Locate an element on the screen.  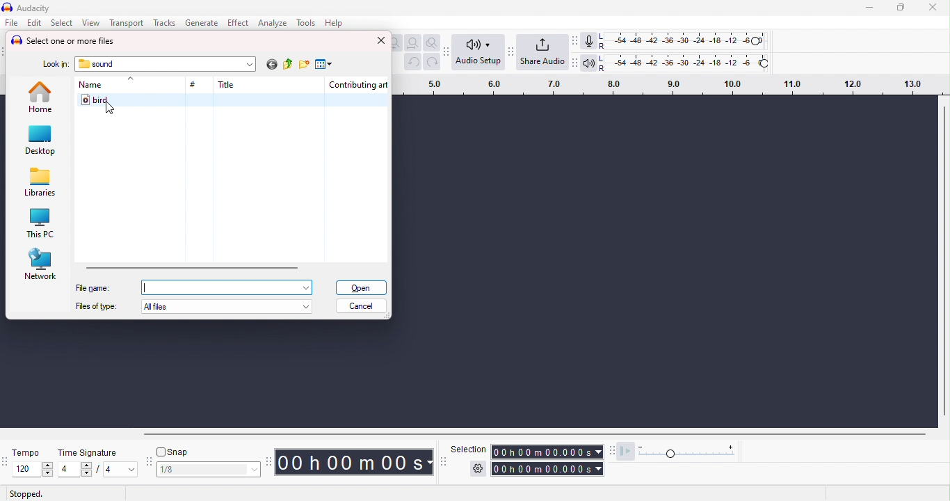
folder name is located at coordinates (98, 64).